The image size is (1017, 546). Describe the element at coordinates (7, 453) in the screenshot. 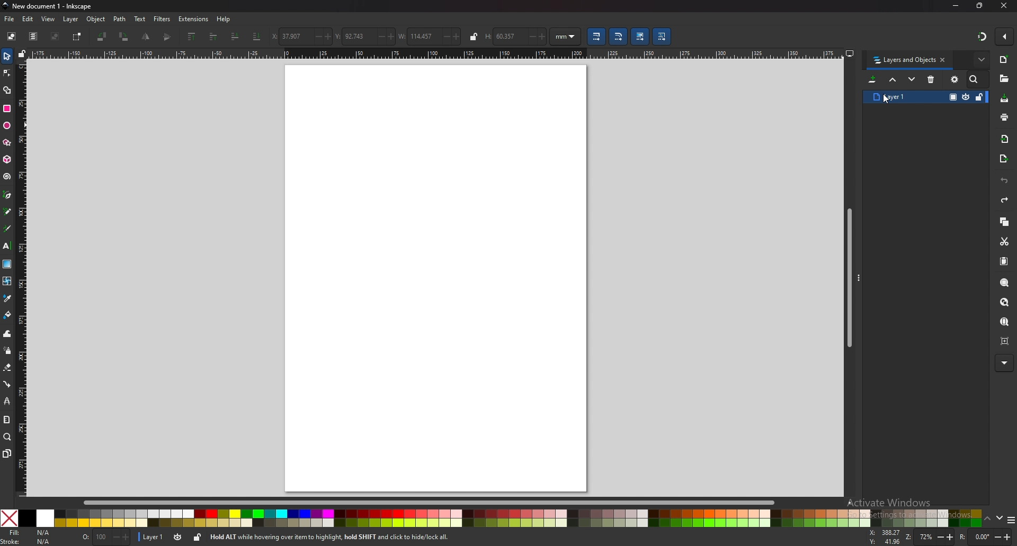

I see `pages` at that location.